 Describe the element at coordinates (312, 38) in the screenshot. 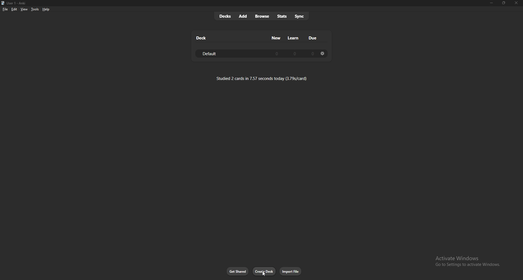

I see `due` at that location.